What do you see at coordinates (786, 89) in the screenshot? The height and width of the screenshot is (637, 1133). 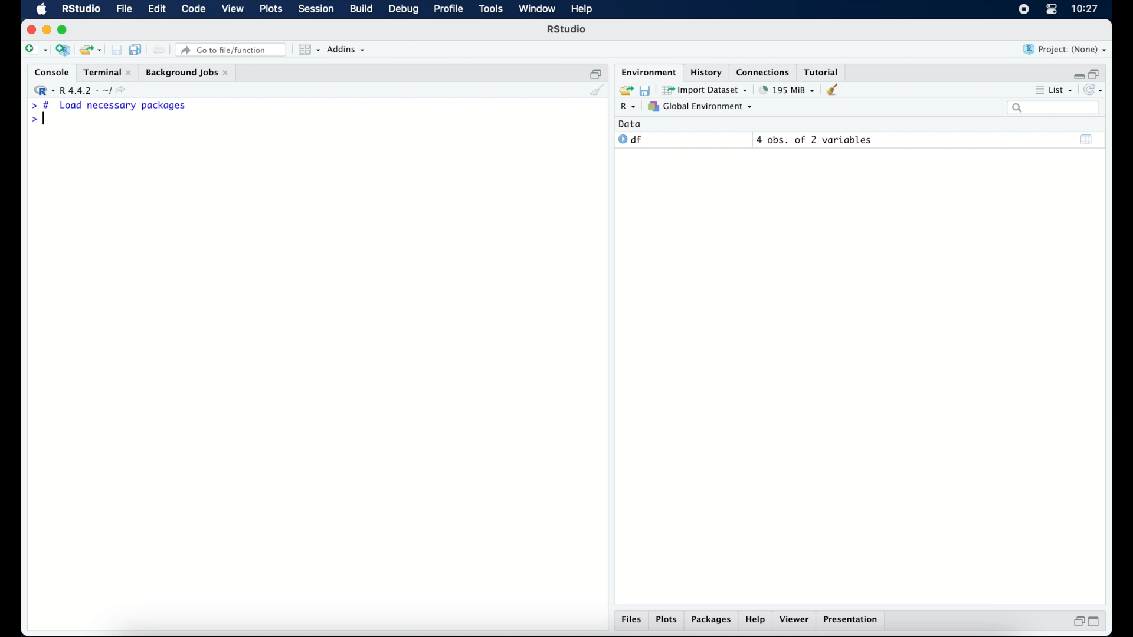 I see `195 MB` at bounding box center [786, 89].